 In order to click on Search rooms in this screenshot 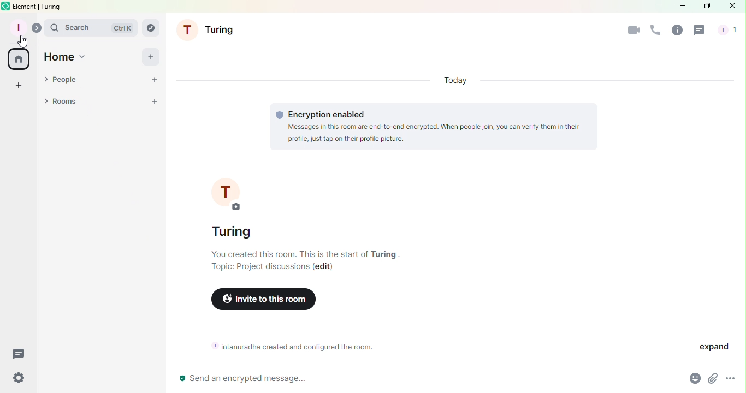, I will do `click(153, 29)`.